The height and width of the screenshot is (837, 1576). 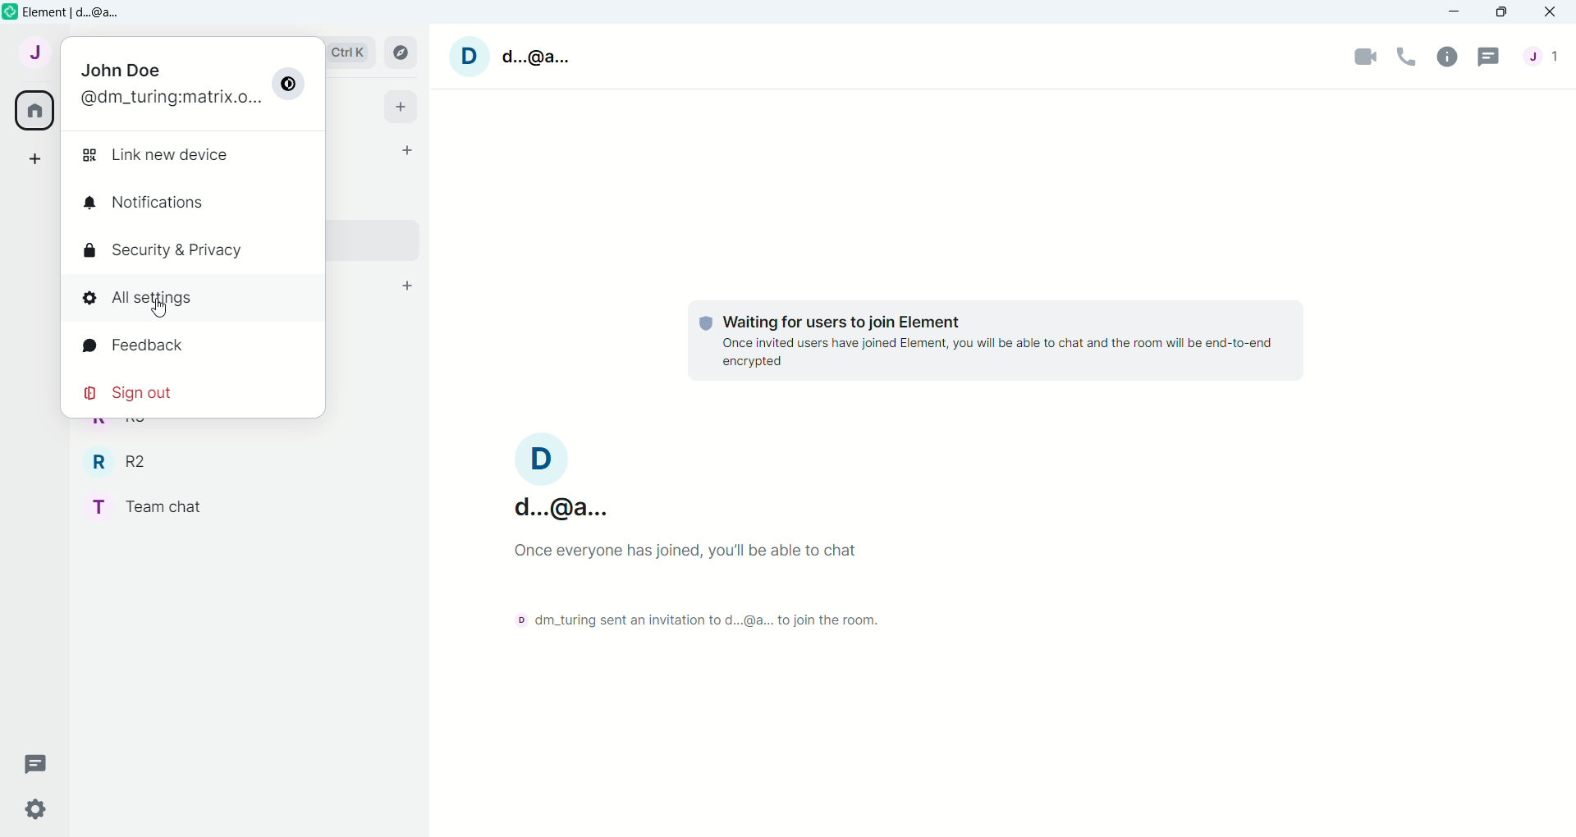 I want to click on Username, so click(x=505, y=59).